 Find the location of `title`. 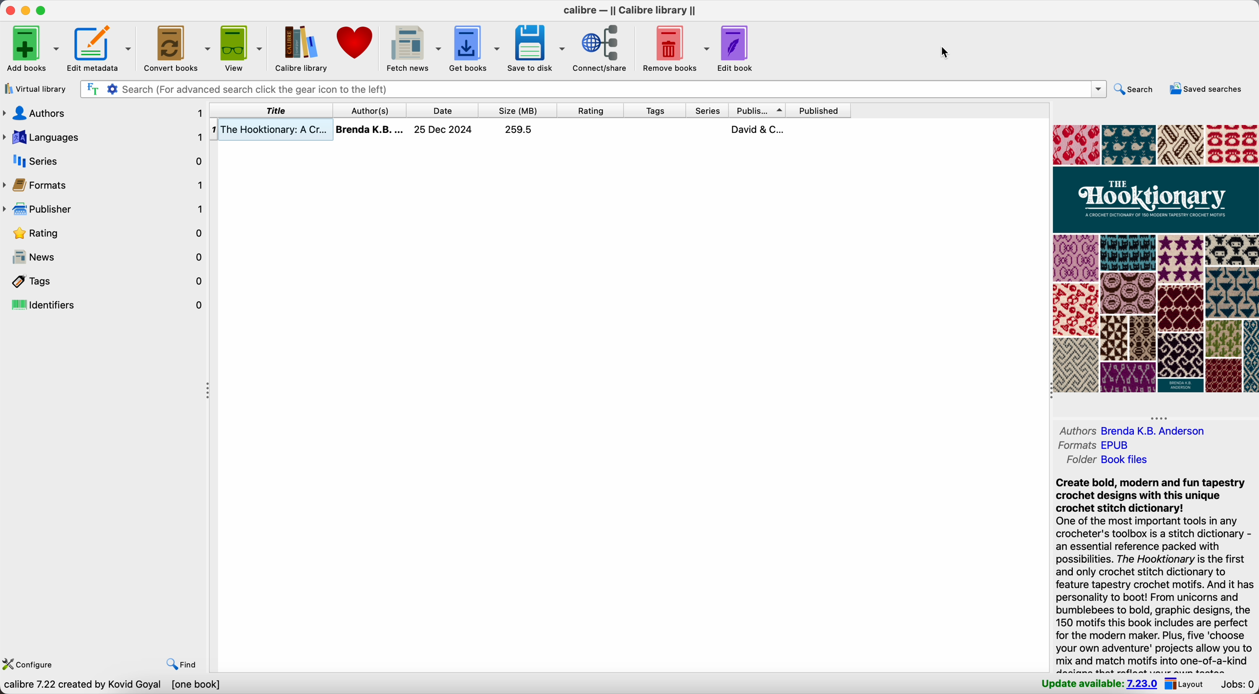

title is located at coordinates (275, 110).